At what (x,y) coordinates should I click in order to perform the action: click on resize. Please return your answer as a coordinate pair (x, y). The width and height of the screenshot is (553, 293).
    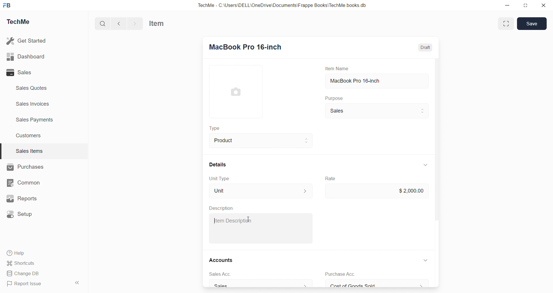
    Looking at the image, I should click on (525, 5).